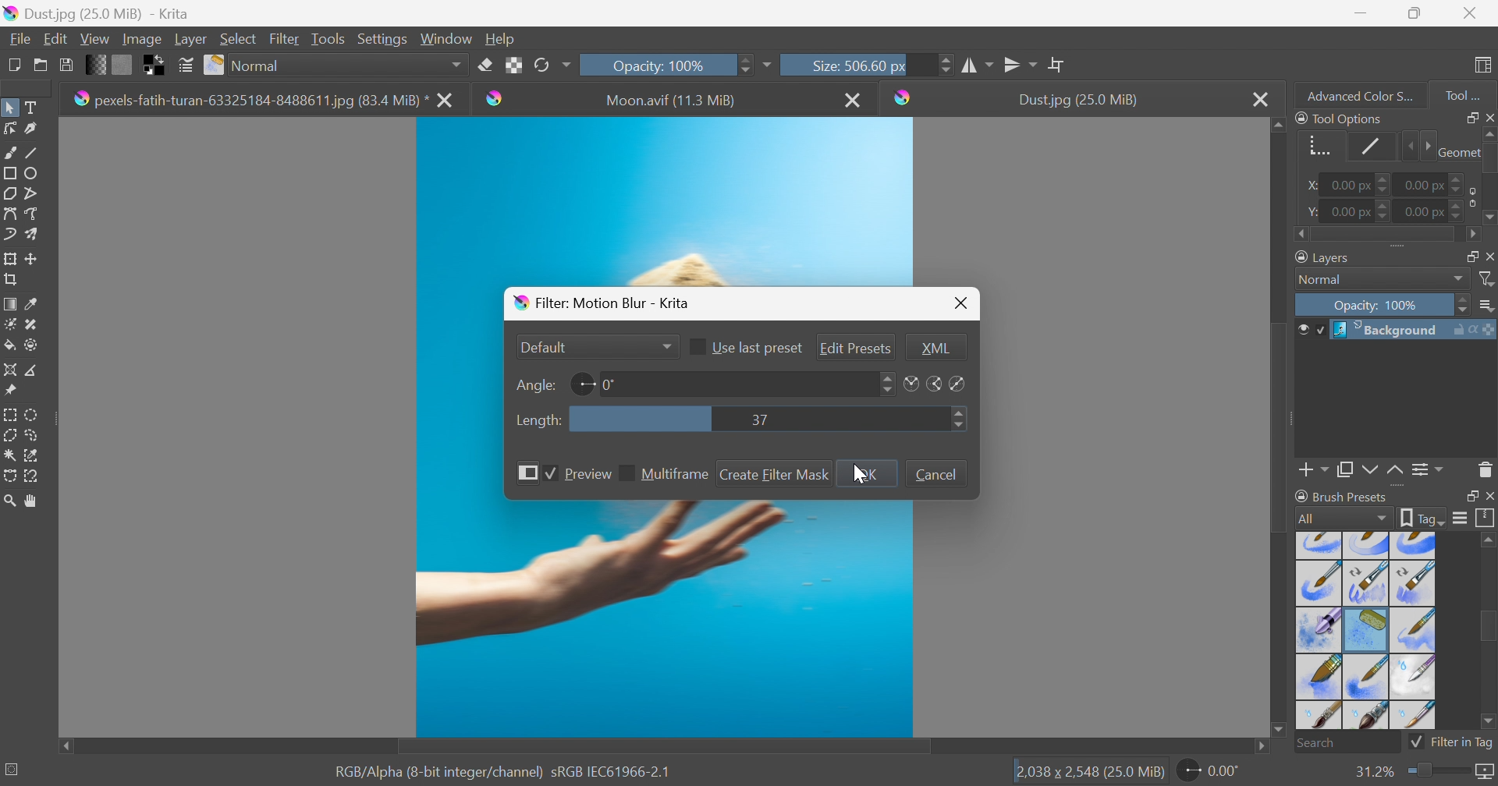 The height and width of the screenshot is (786, 1498). What do you see at coordinates (604, 302) in the screenshot?
I see `Filter: Motion Blur - Krita` at bounding box center [604, 302].